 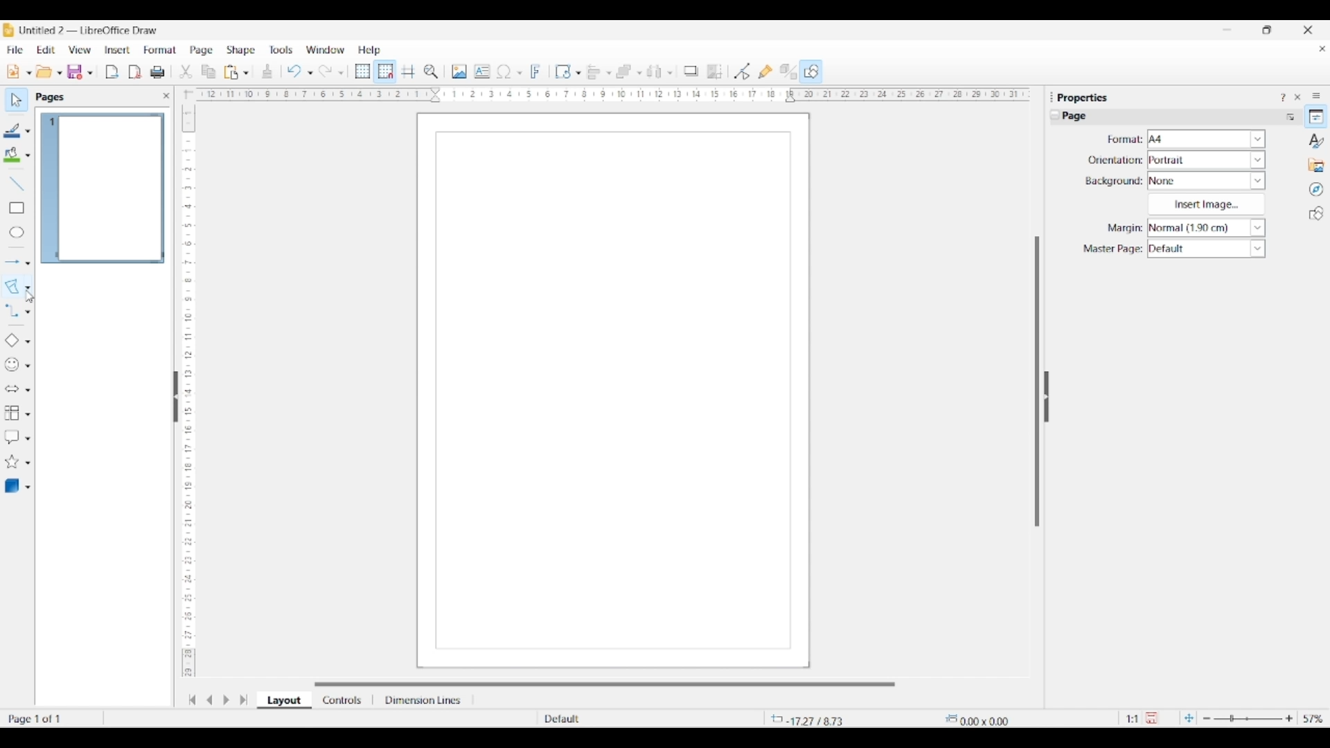 What do you see at coordinates (813, 719) in the screenshot?
I see `Cursor co-ordinates` at bounding box center [813, 719].